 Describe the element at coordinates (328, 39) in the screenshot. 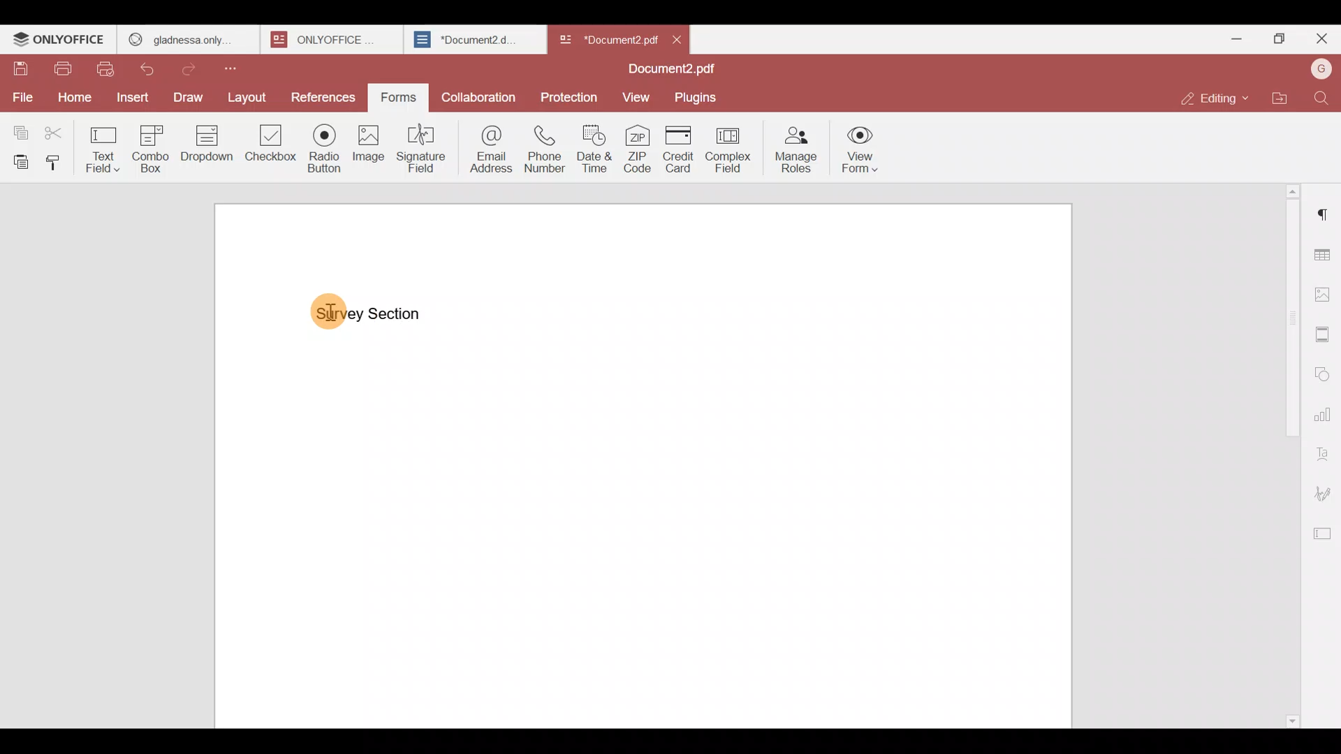

I see `ONLYOFFICE` at that location.